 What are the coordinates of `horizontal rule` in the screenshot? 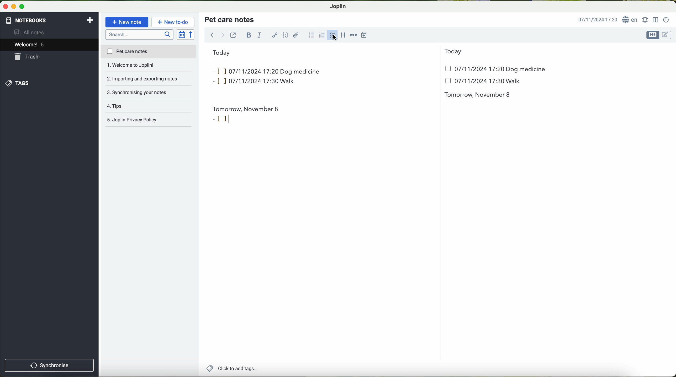 It's located at (354, 35).